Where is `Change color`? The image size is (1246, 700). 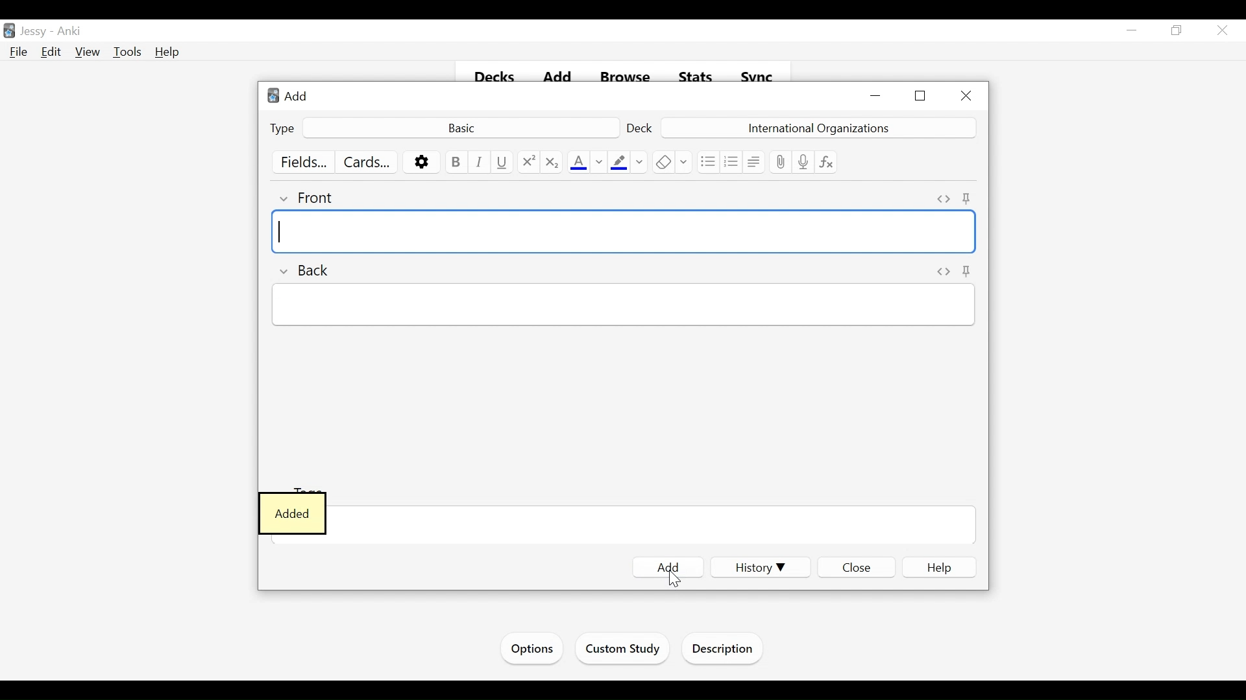 Change color is located at coordinates (598, 162).